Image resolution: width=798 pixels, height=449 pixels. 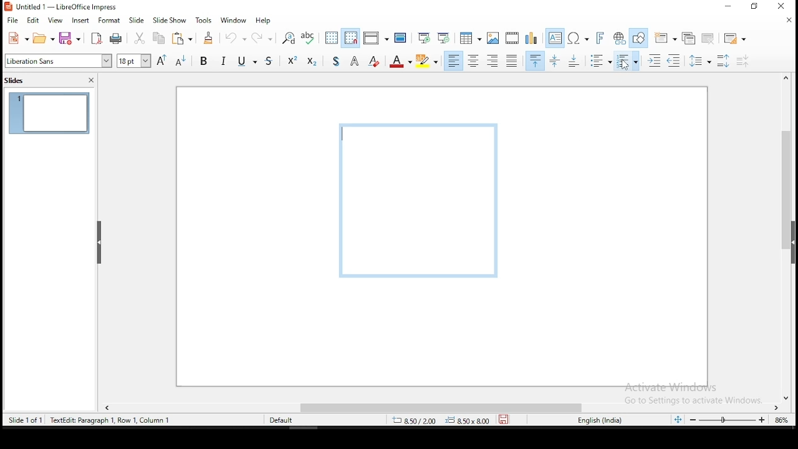 What do you see at coordinates (474, 61) in the screenshot?
I see `align center` at bounding box center [474, 61].